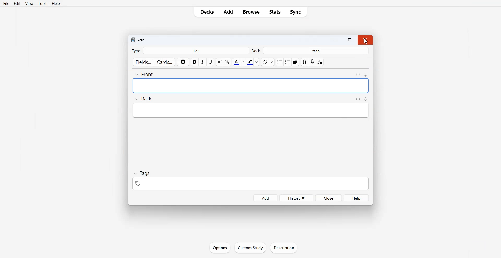 The width and height of the screenshot is (501, 258). What do you see at coordinates (366, 99) in the screenshot?
I see `Toggle sticky` at bounding box center [366, 99].